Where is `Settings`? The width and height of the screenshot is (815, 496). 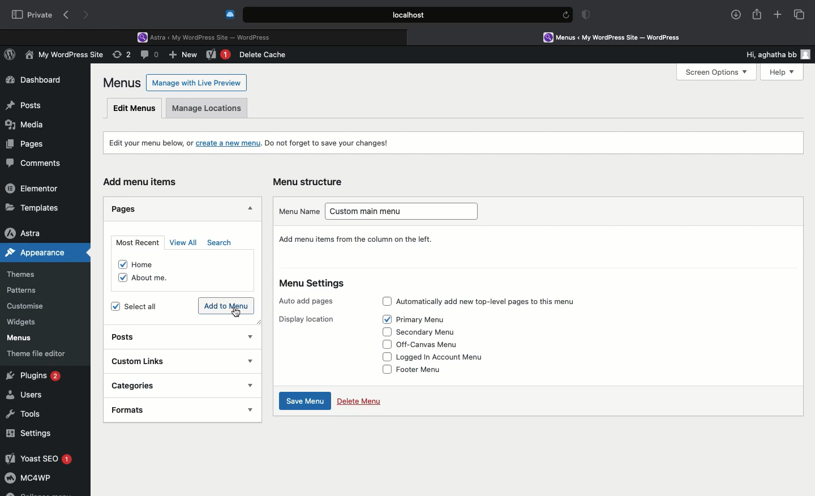 Settings is located at coordinates (29, 433).